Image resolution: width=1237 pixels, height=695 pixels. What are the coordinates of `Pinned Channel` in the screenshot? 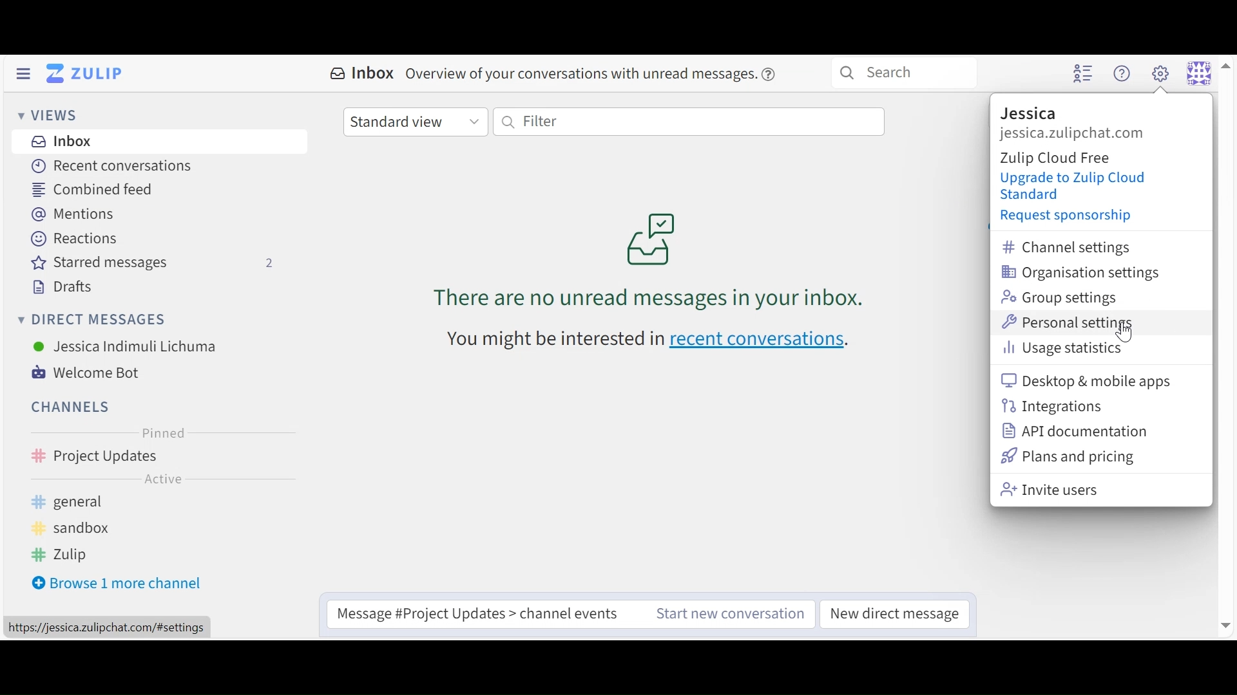 It's located at (159, 433).